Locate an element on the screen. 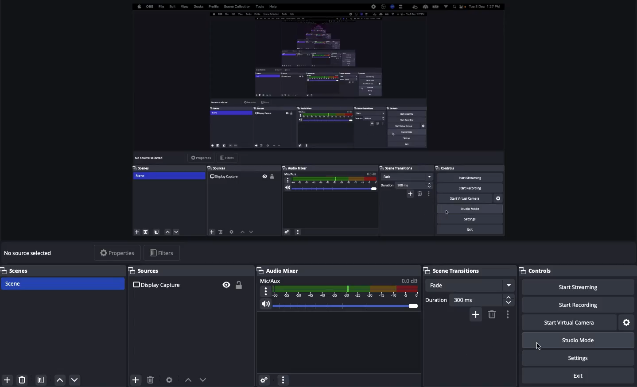  Audio mixer is located at coordinates (278, 271).